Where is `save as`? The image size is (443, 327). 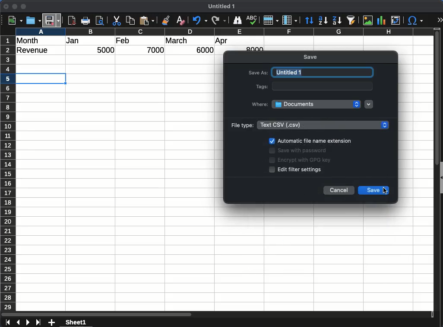
save as is located at coordinates (258, 74).